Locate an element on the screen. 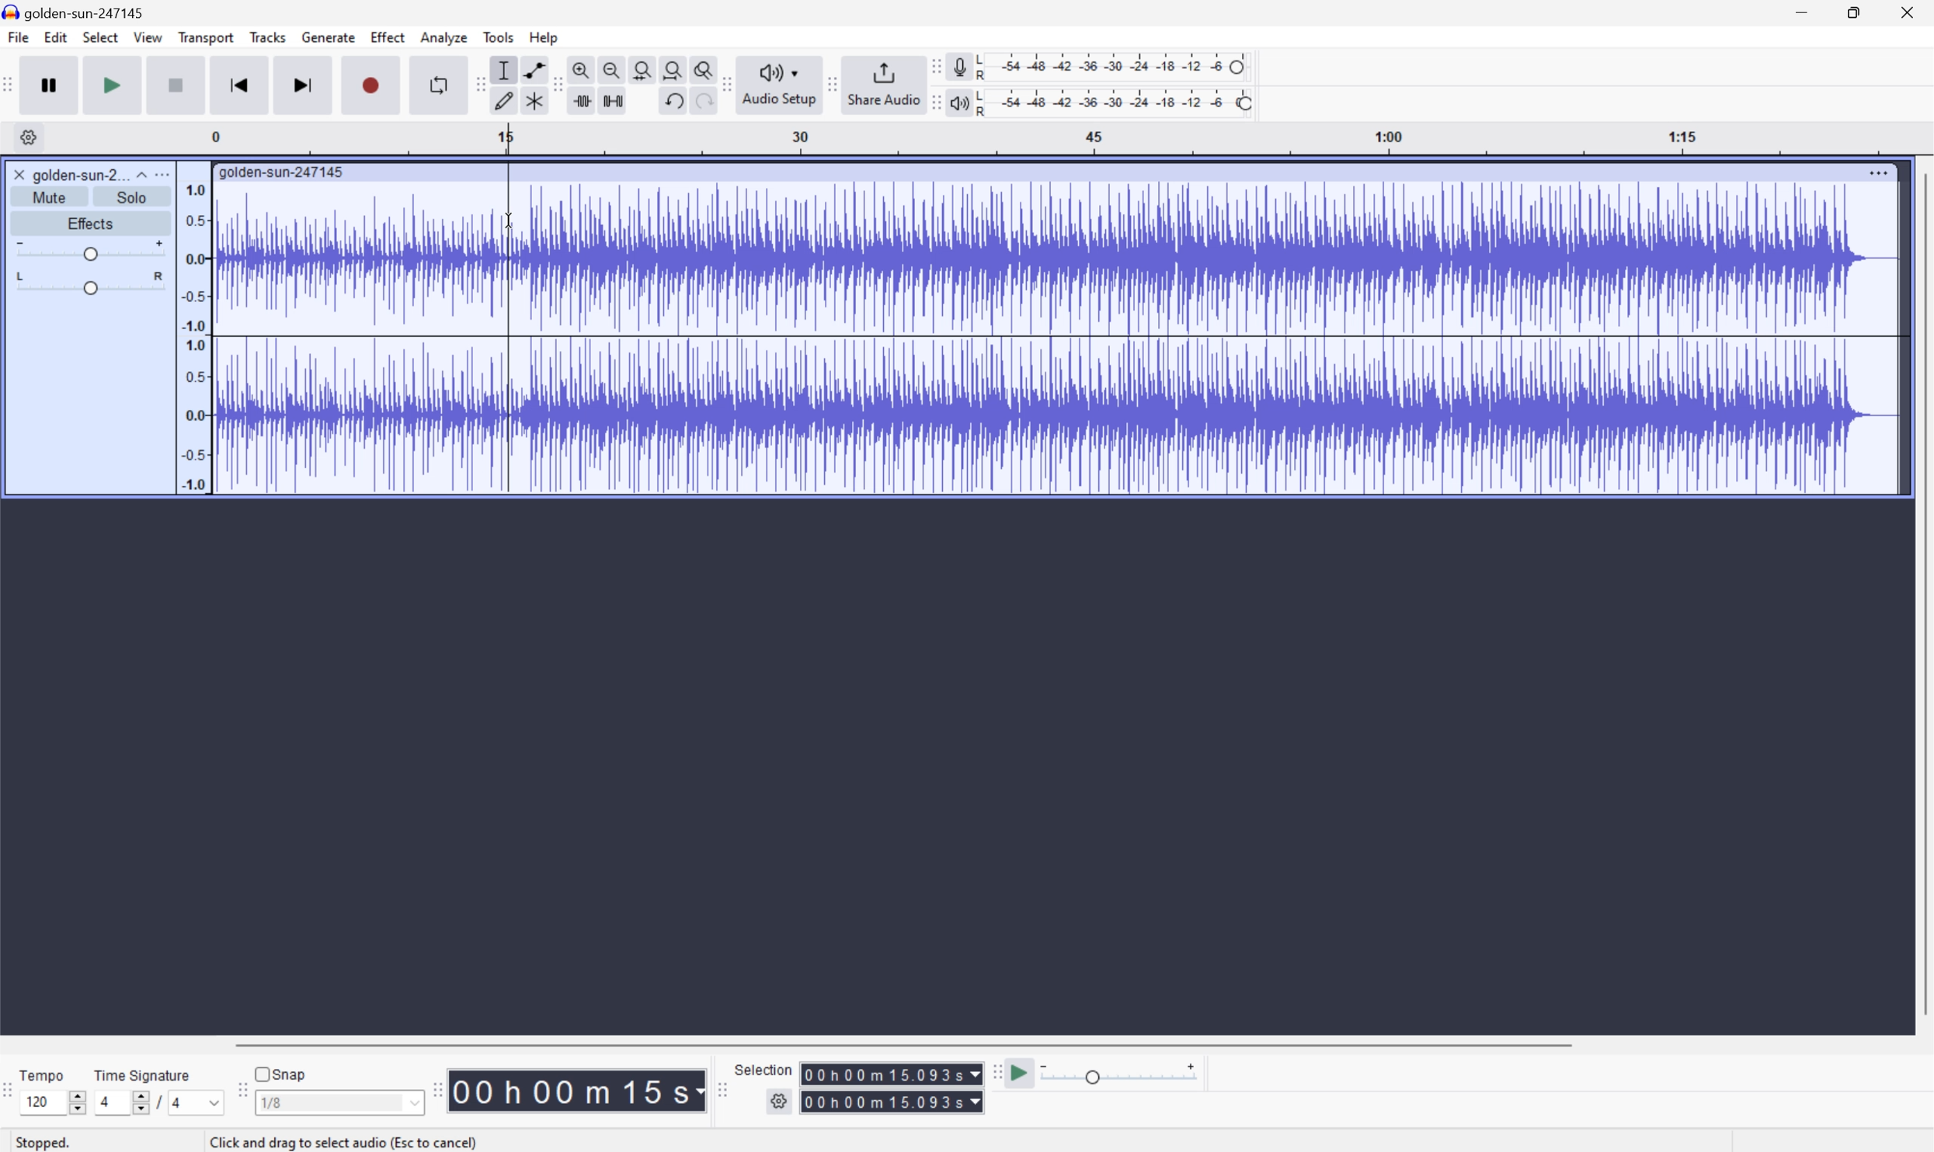 The height and width of the screenshot is (1152, 1934). Audacity tools toolbar is located at coordinates (552, 84).